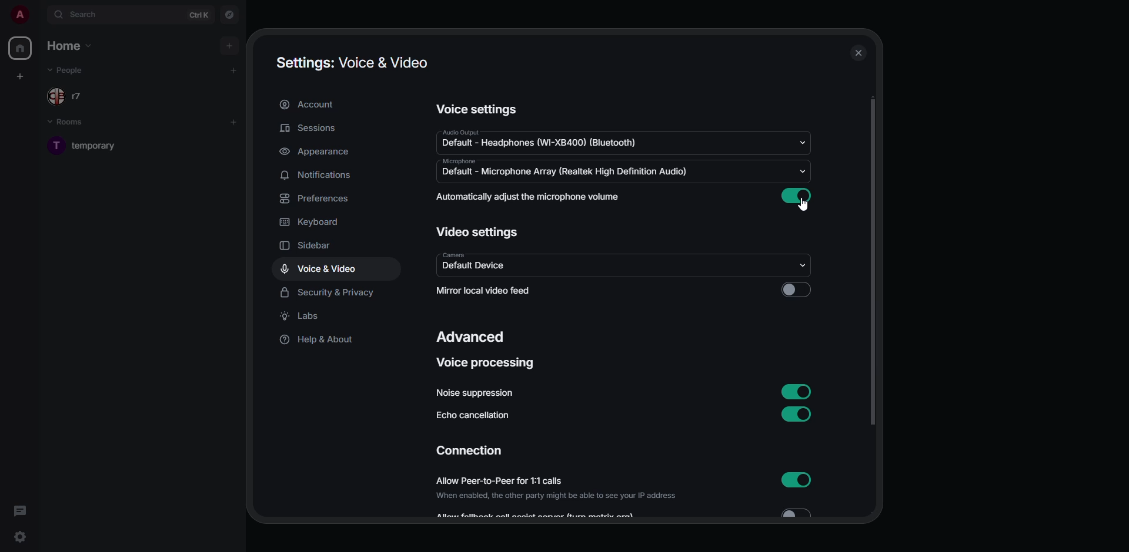  Describe the element at coordinates (482, 267) in the screenshot. I see `Default Device` at that location.